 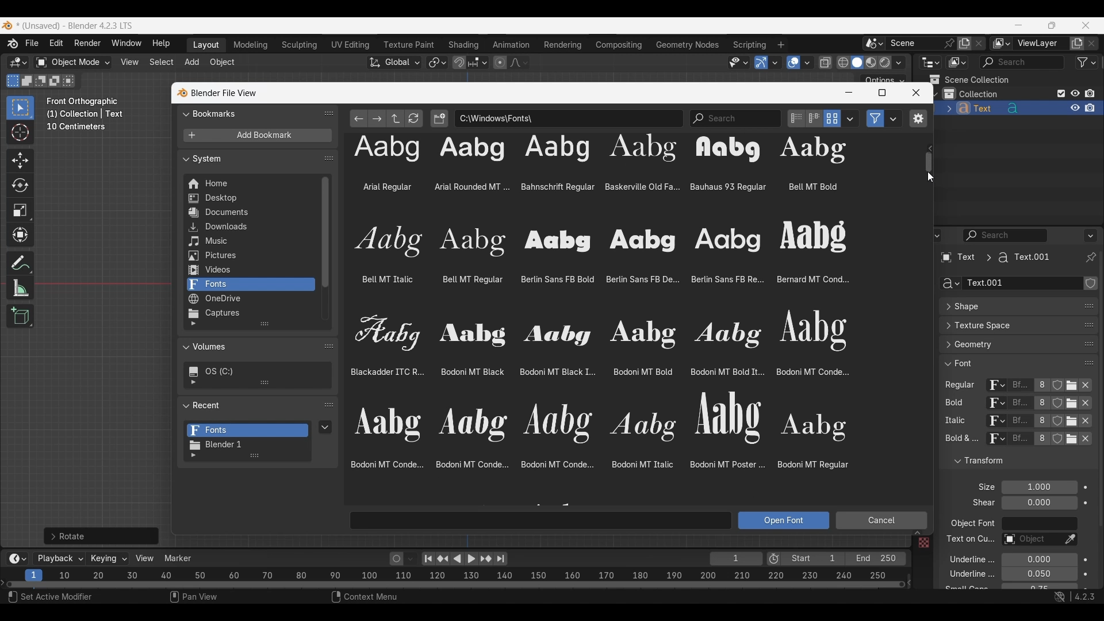 What do you see at coordinates (1090, 456) in the screenshot?
I see `Change order in the list` at bounding box center [1090, 456].